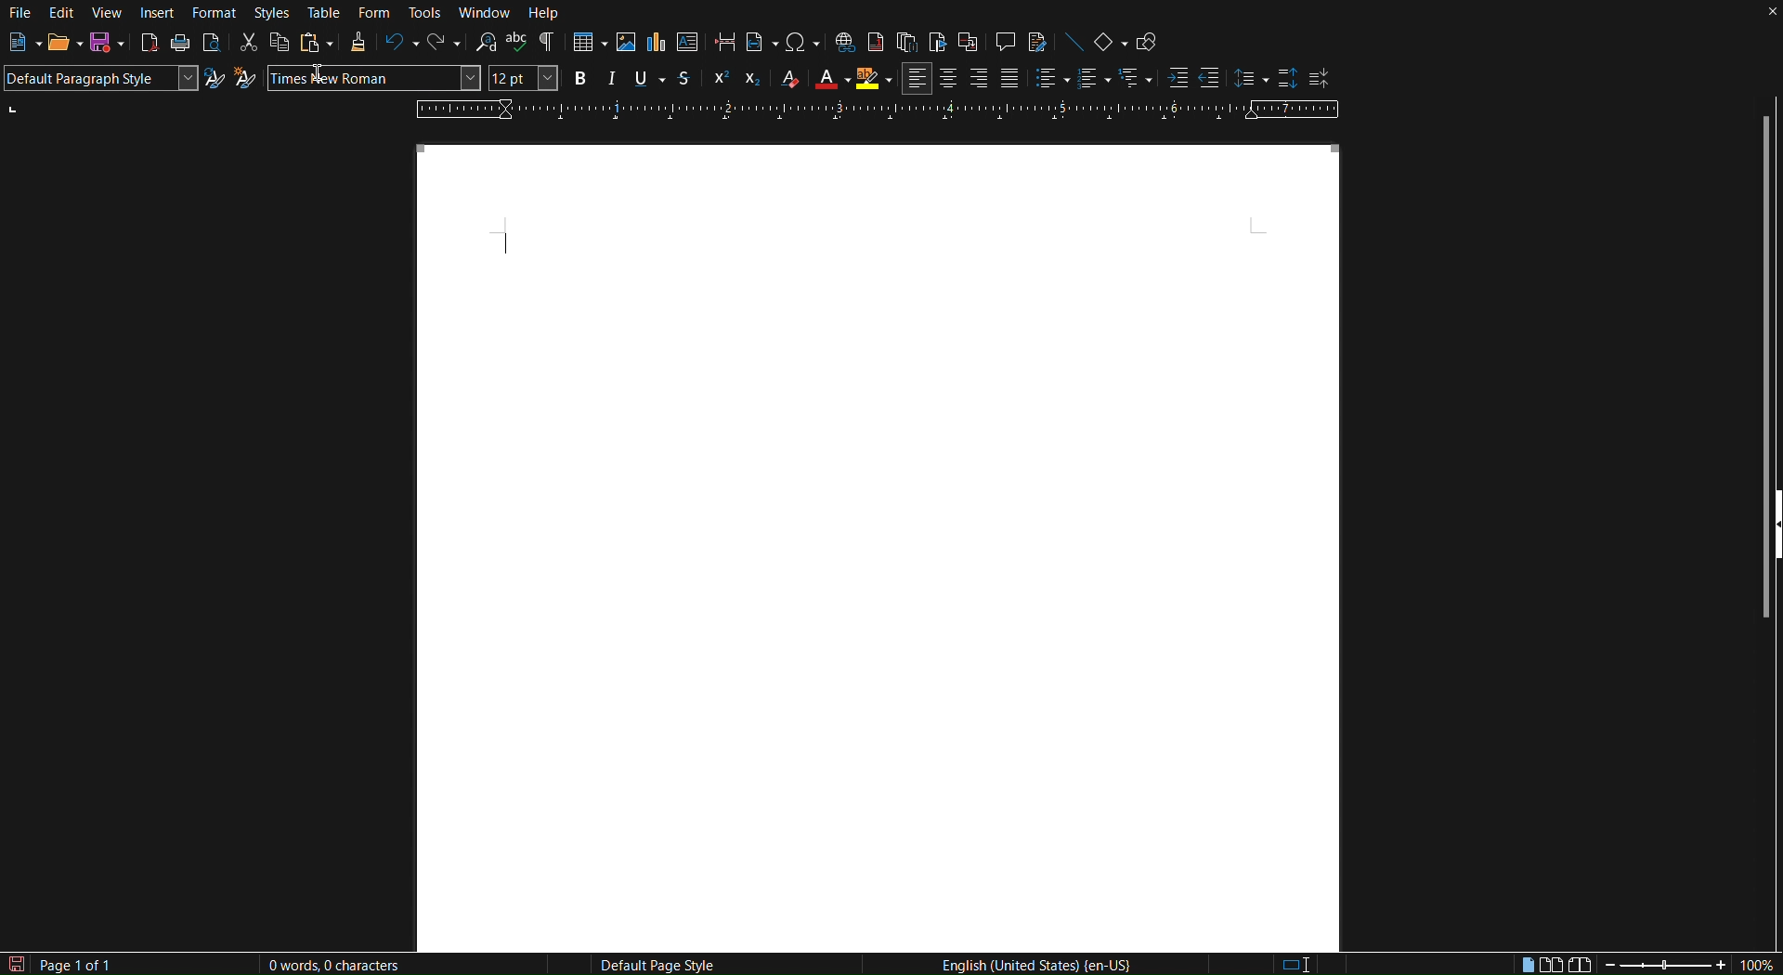 This screenshot has width=1783, height=975. Describe the element at coordinates (488, 13) in the screenshot. I see `Window` at that location.